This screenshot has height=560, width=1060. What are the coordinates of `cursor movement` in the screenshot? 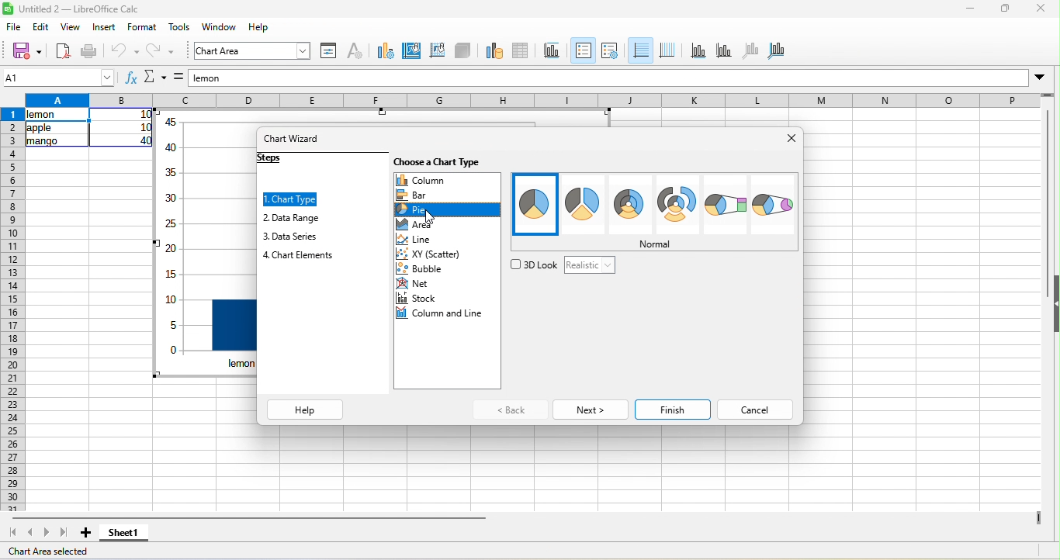 It's located at (431, 217).